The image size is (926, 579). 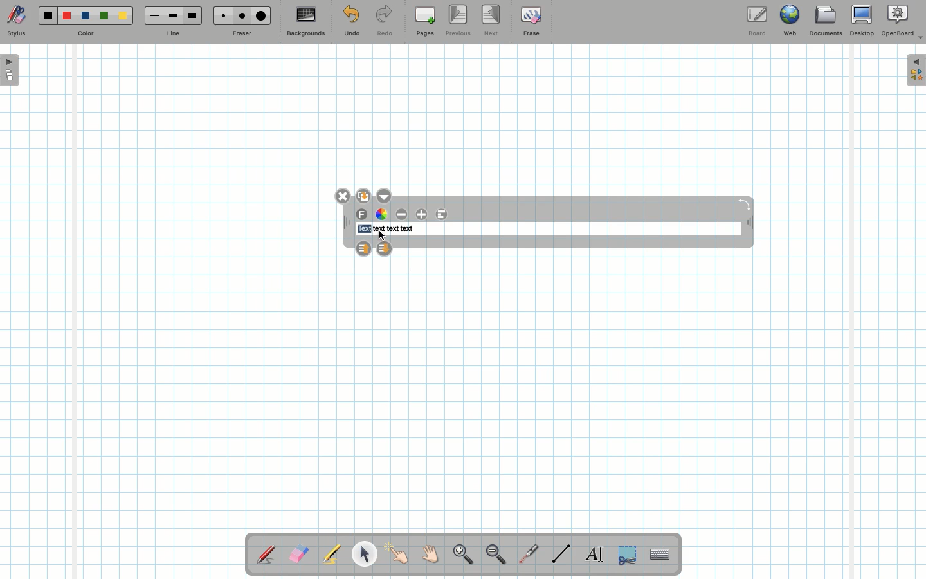 What do you see at coordinates (152, 16) in the screenshot?
I see `Small line` at bounding box center [152, 16].